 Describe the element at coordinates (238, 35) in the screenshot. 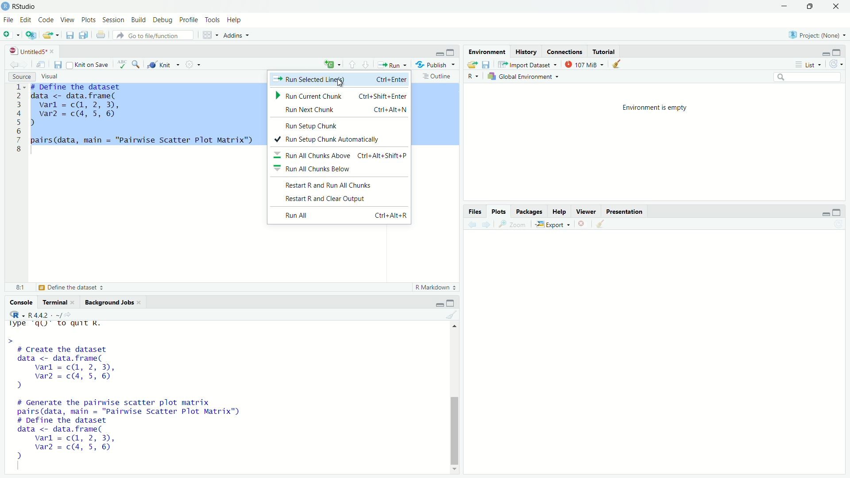

I see `Addins` at that location.